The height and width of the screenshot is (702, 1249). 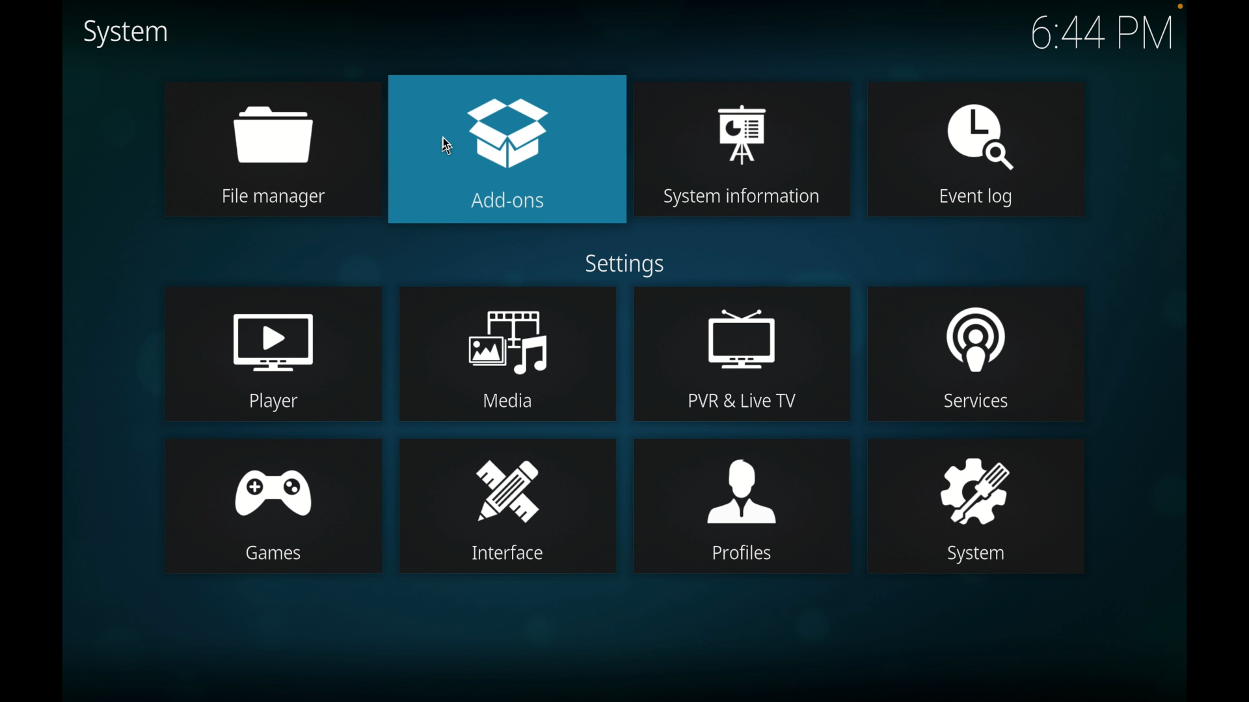 What do you see at coordinates (742, 354) in the screenshot?
I see `pvr and live tv` at bounding box center [742, 354].